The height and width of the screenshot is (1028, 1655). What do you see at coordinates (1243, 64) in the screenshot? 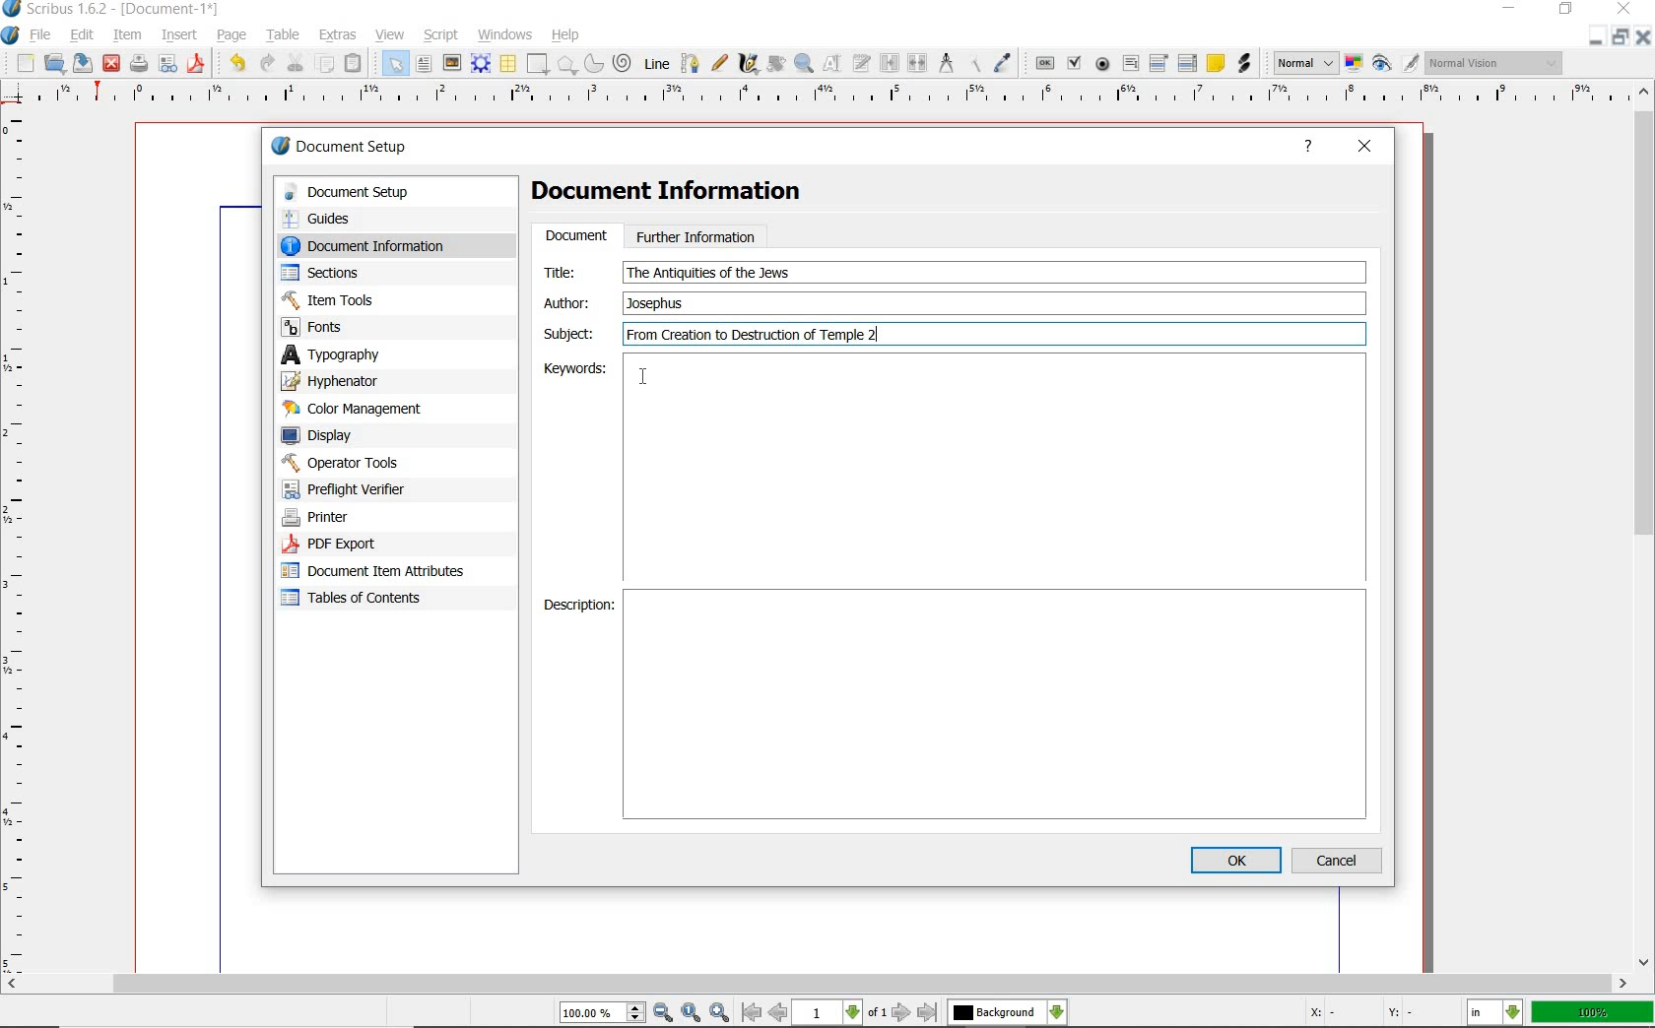
I see `link annotation` at bounding box center [1243, 64].